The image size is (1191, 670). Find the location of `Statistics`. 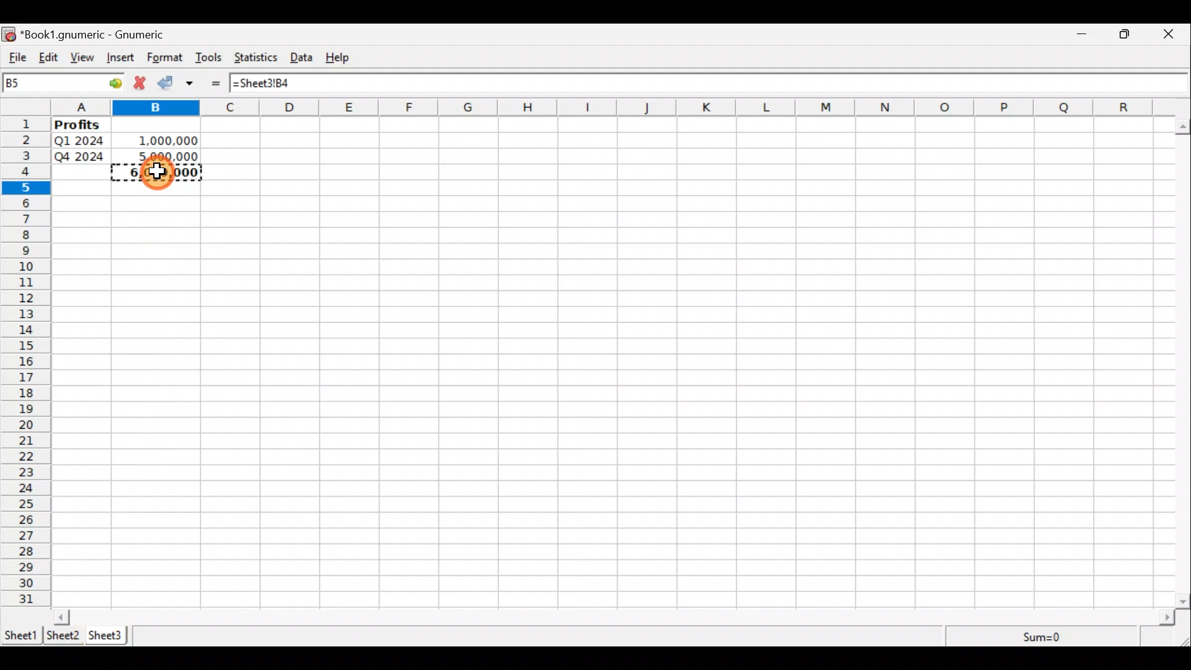

Statistics is located at coordinates (258, 59).